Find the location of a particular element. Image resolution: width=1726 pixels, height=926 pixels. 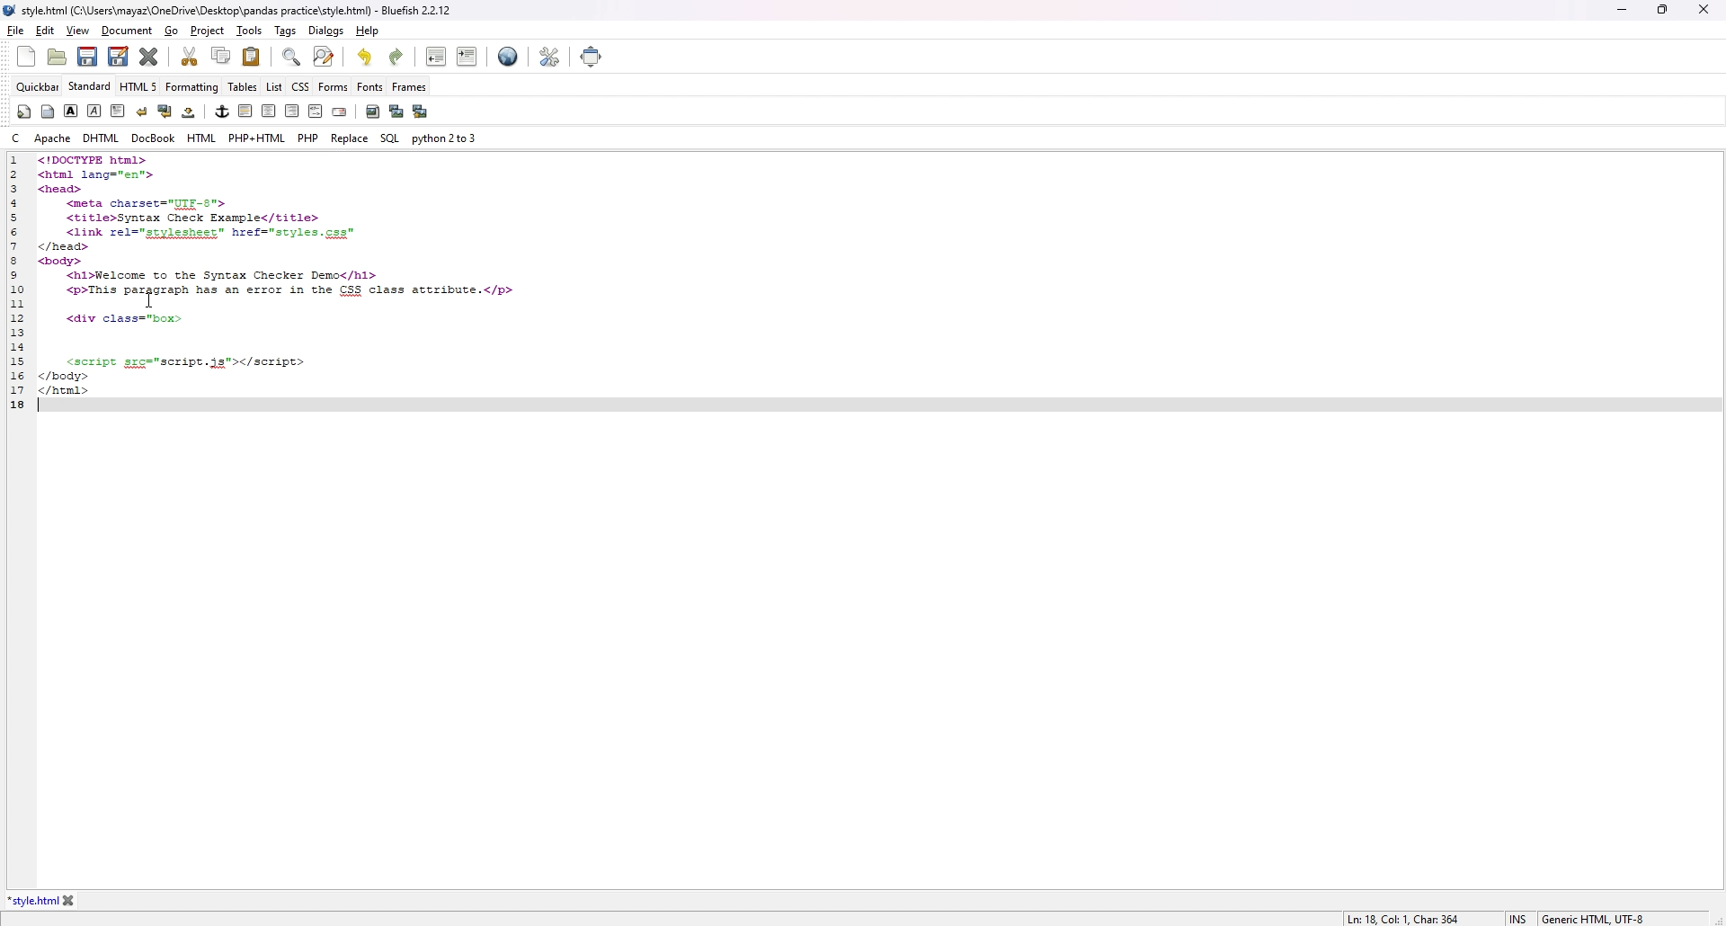

indent is located at coordinates (467, 56).